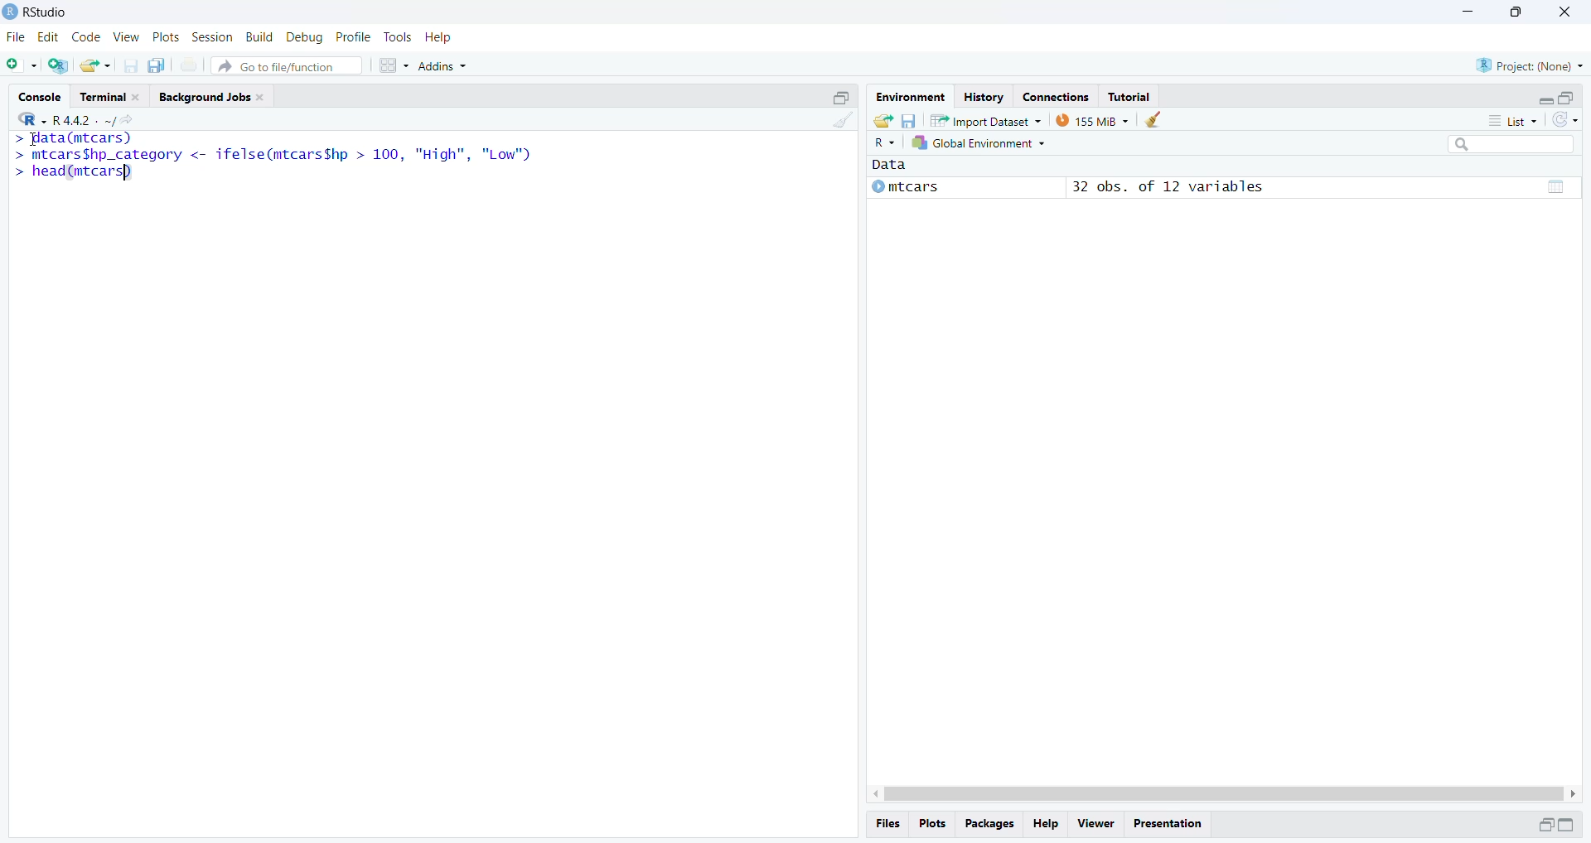 The height and width of the screenshot is (843, 1591). What do you see at coordinates (49, 38) in the screenshot?
I see `Edit` at bounding box center [49, 38].